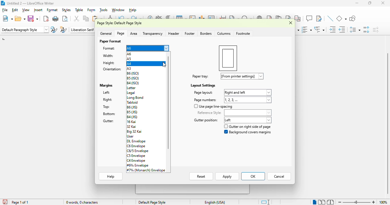  I want to click on width: 10.50 cm, so click(110, 56).